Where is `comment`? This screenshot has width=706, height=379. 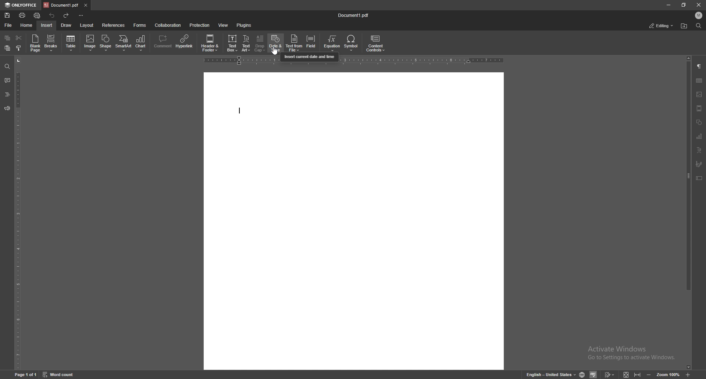 comment is located at coordinates (163, 42).